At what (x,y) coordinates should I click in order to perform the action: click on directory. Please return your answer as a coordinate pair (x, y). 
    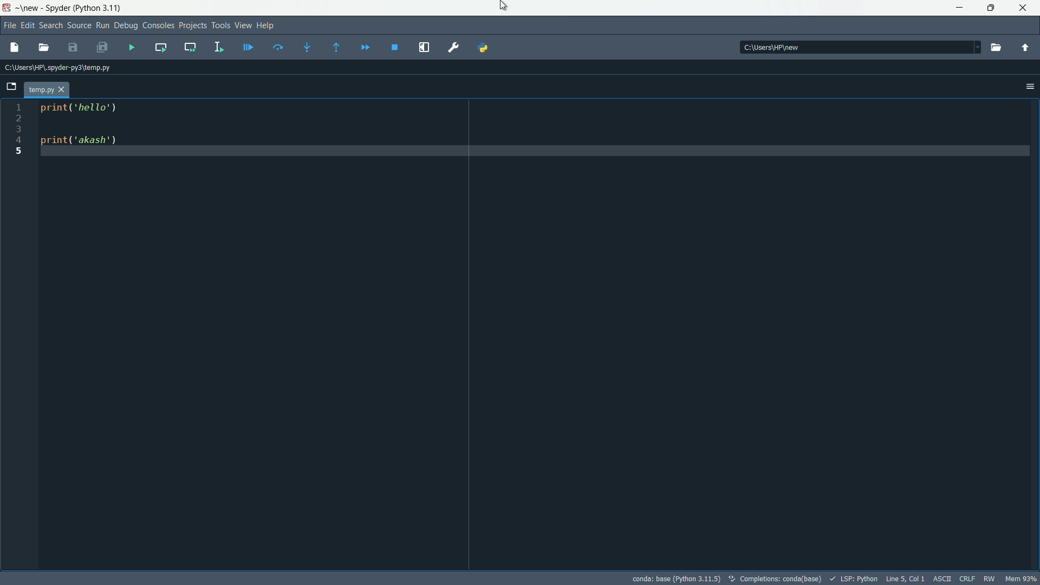
    Looking at the image, I should click on (774, 48).